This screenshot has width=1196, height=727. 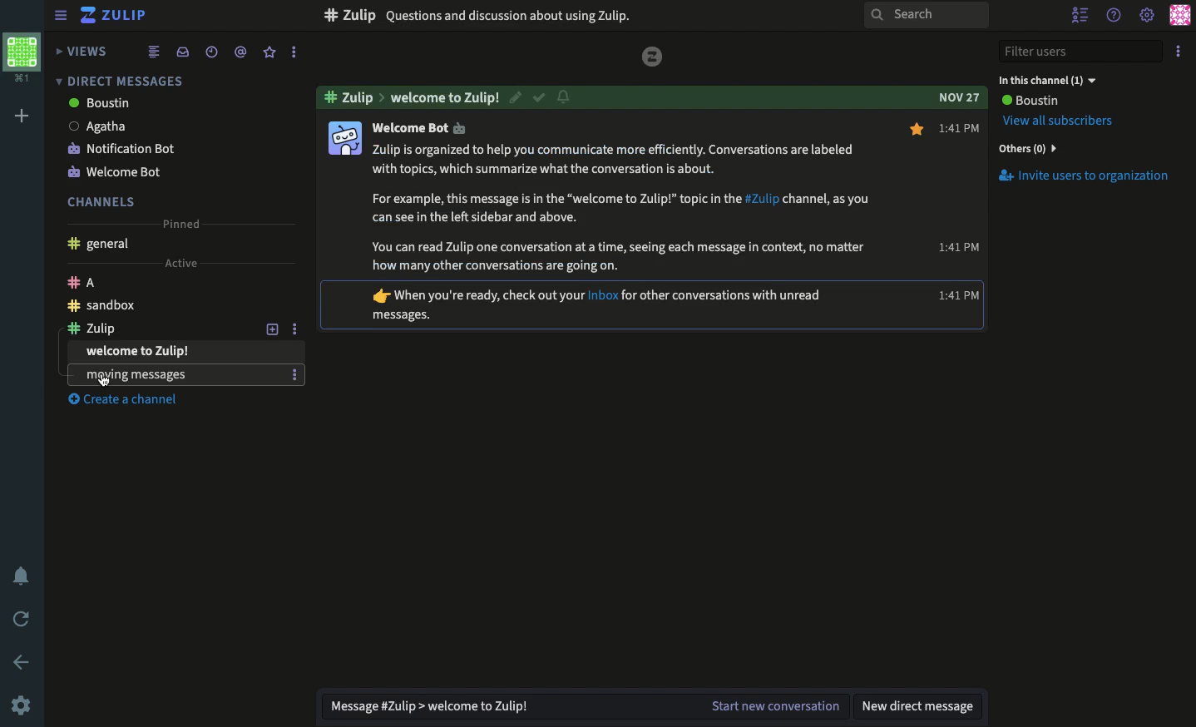 I want to click on View sidebar, so click(x=62, y=17).